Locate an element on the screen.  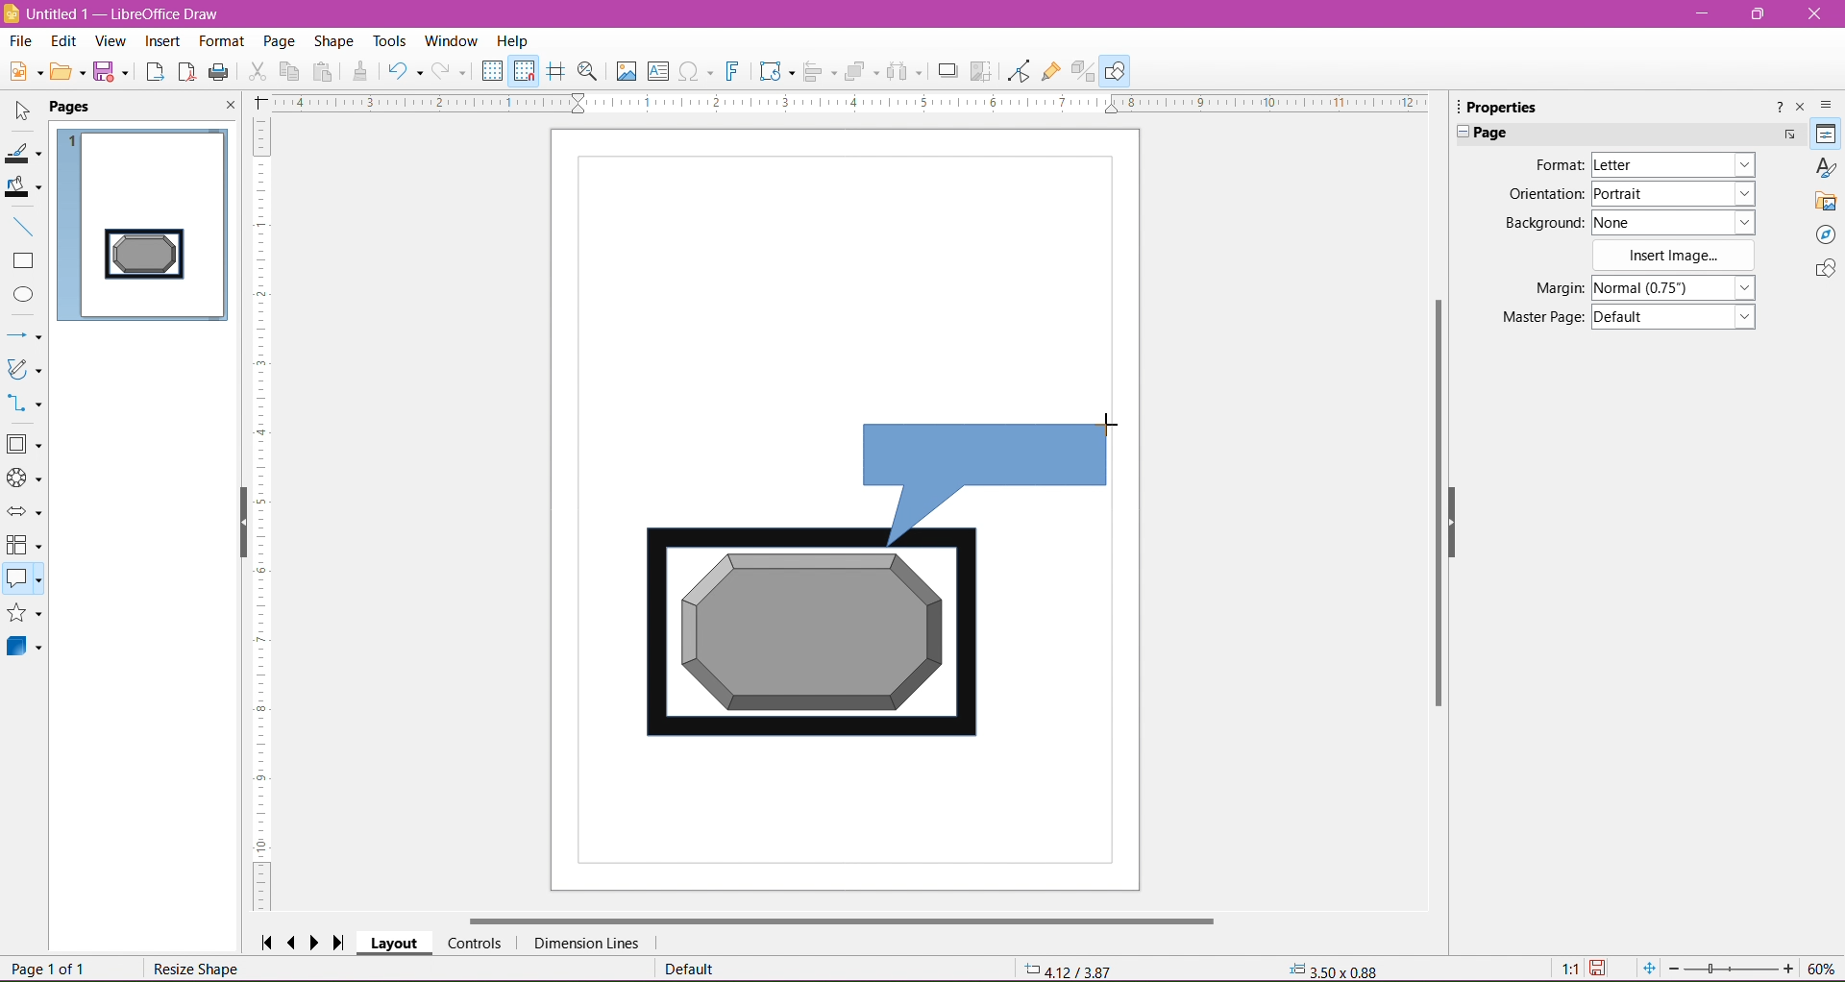
Format is located at coordinates (1556, 165).